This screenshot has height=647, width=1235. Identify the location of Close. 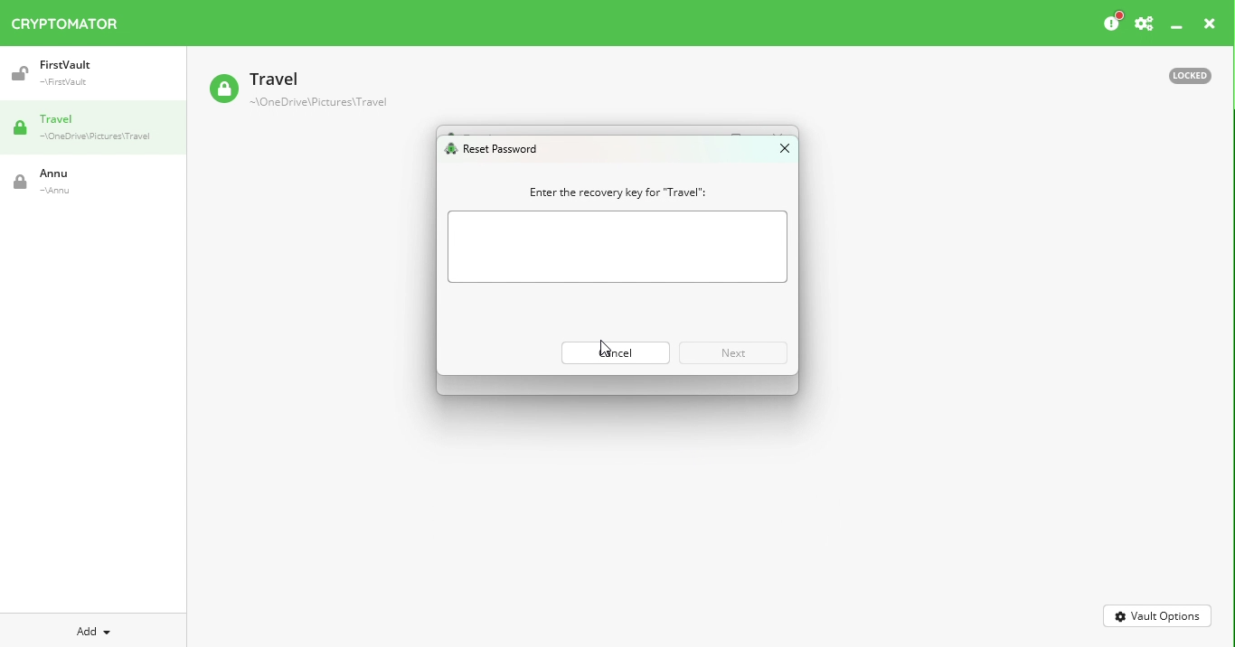
(1210, 26).